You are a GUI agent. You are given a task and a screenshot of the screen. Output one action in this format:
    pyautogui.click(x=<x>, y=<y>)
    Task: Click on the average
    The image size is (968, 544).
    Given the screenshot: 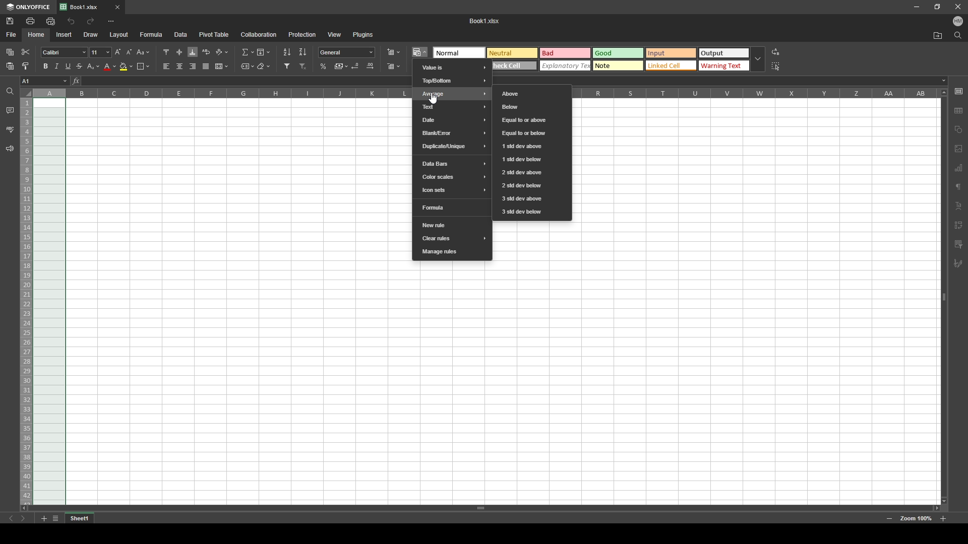 What is the action you would take?
    pyautogui.click(x=453, y=94)
    